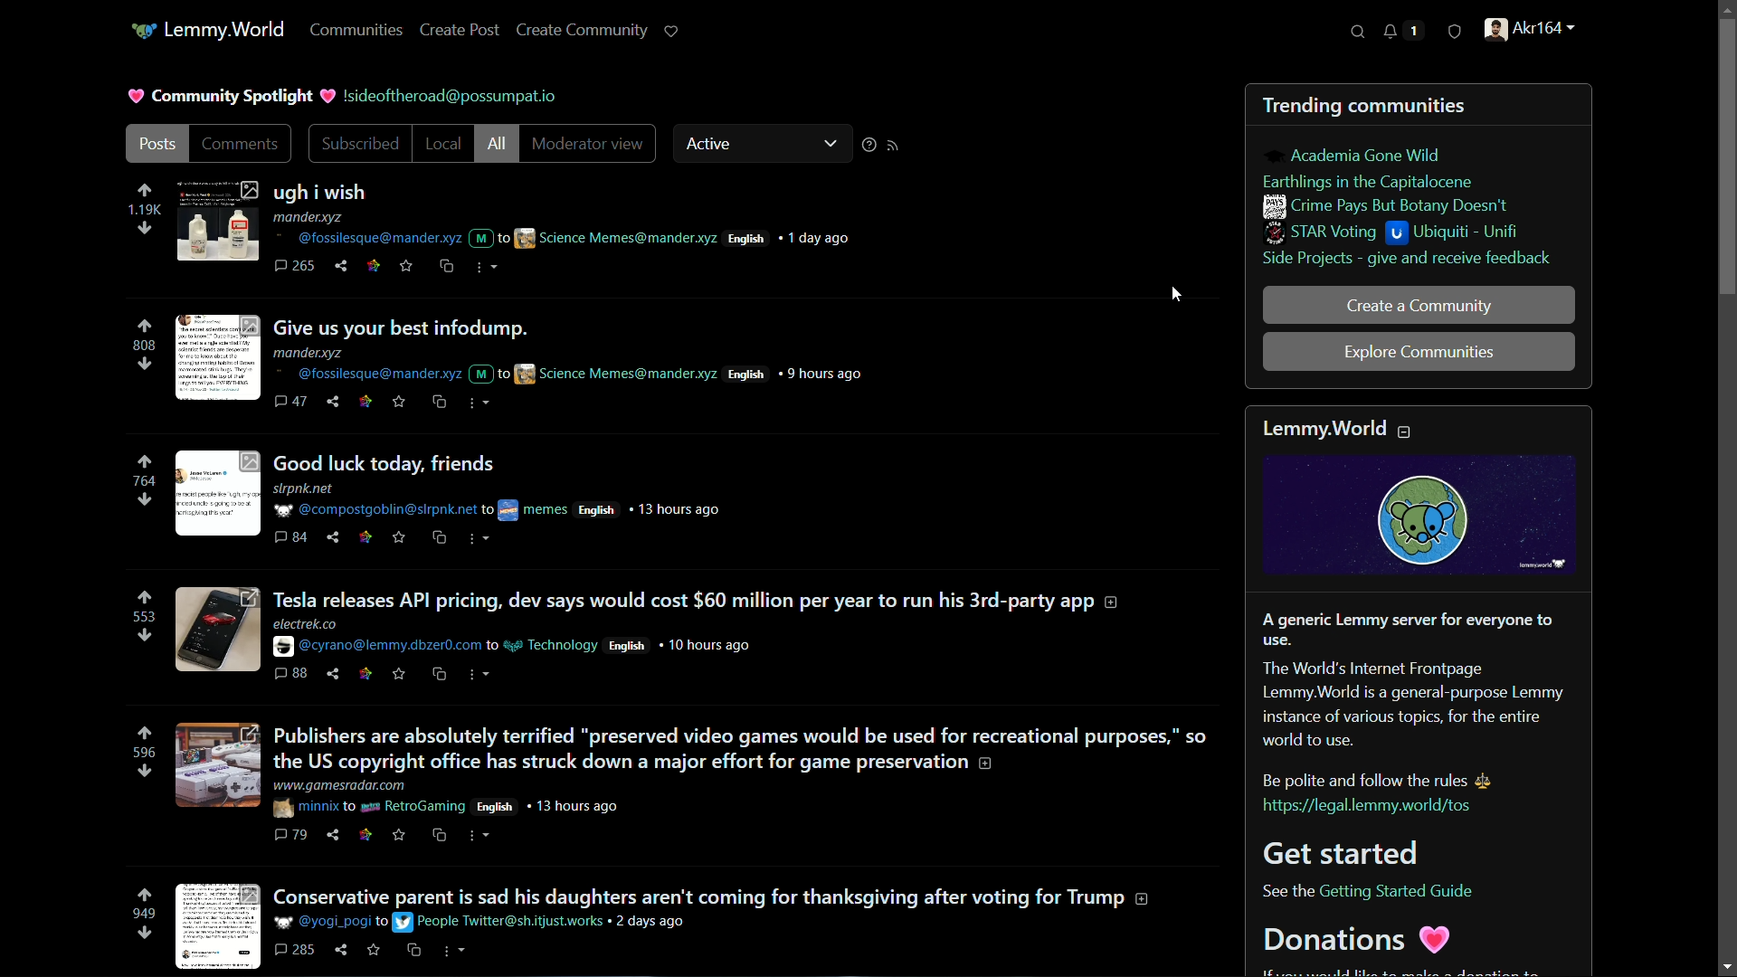  I want to click on 1.19k, so click(143, 211).